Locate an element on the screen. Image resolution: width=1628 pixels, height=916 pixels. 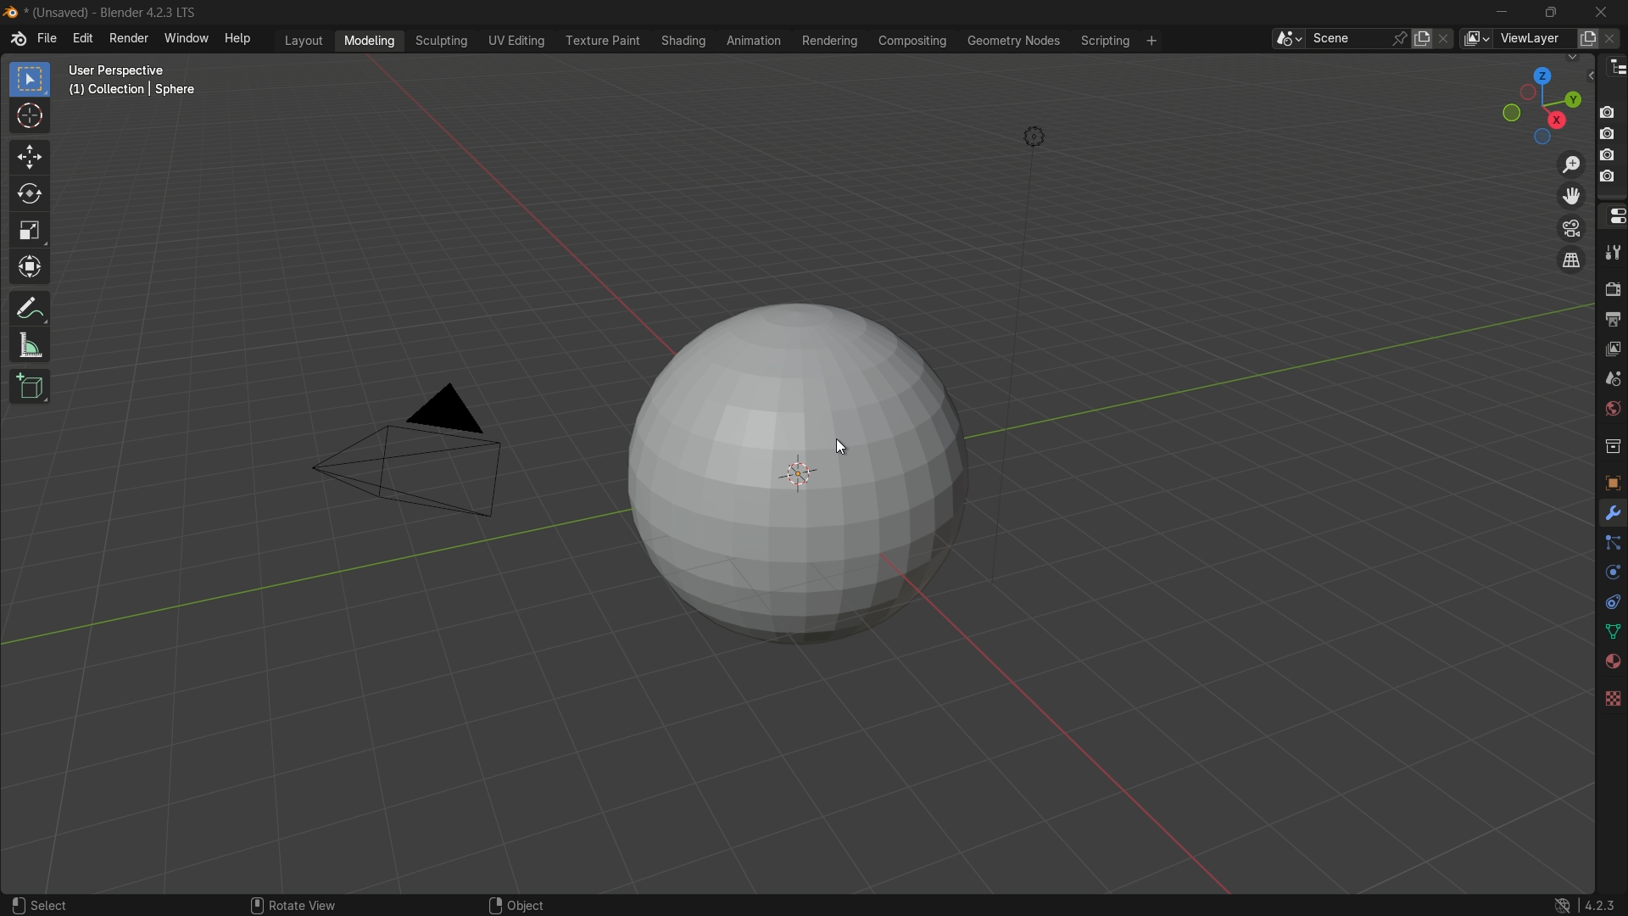
close app is located at coordinates (1604, 11).